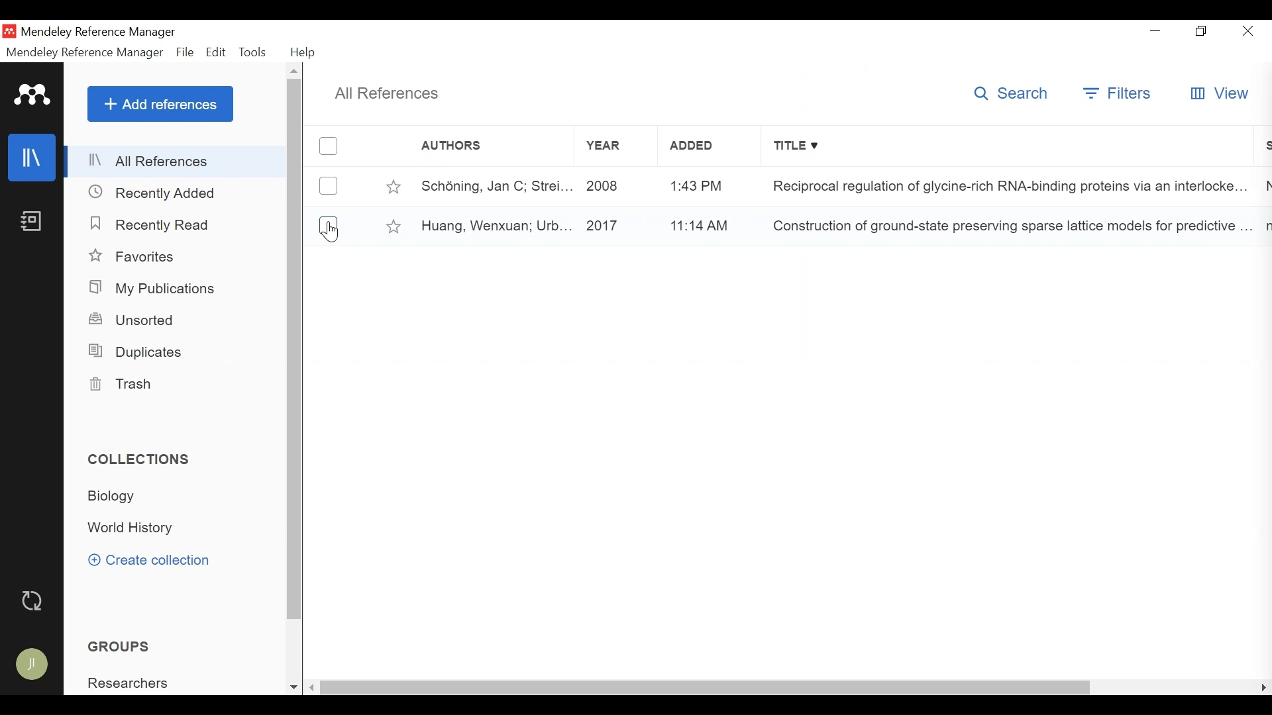 The height and width of the screenshot is (715, 1272). I want to click on Sync, so click(34, 602).